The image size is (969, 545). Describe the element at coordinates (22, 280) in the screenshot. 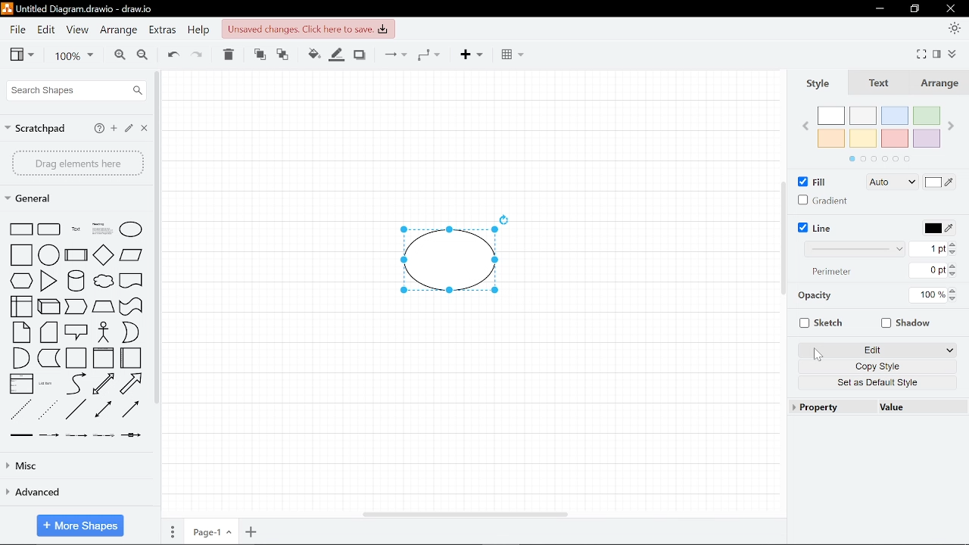

I see `hexagon` at that location.